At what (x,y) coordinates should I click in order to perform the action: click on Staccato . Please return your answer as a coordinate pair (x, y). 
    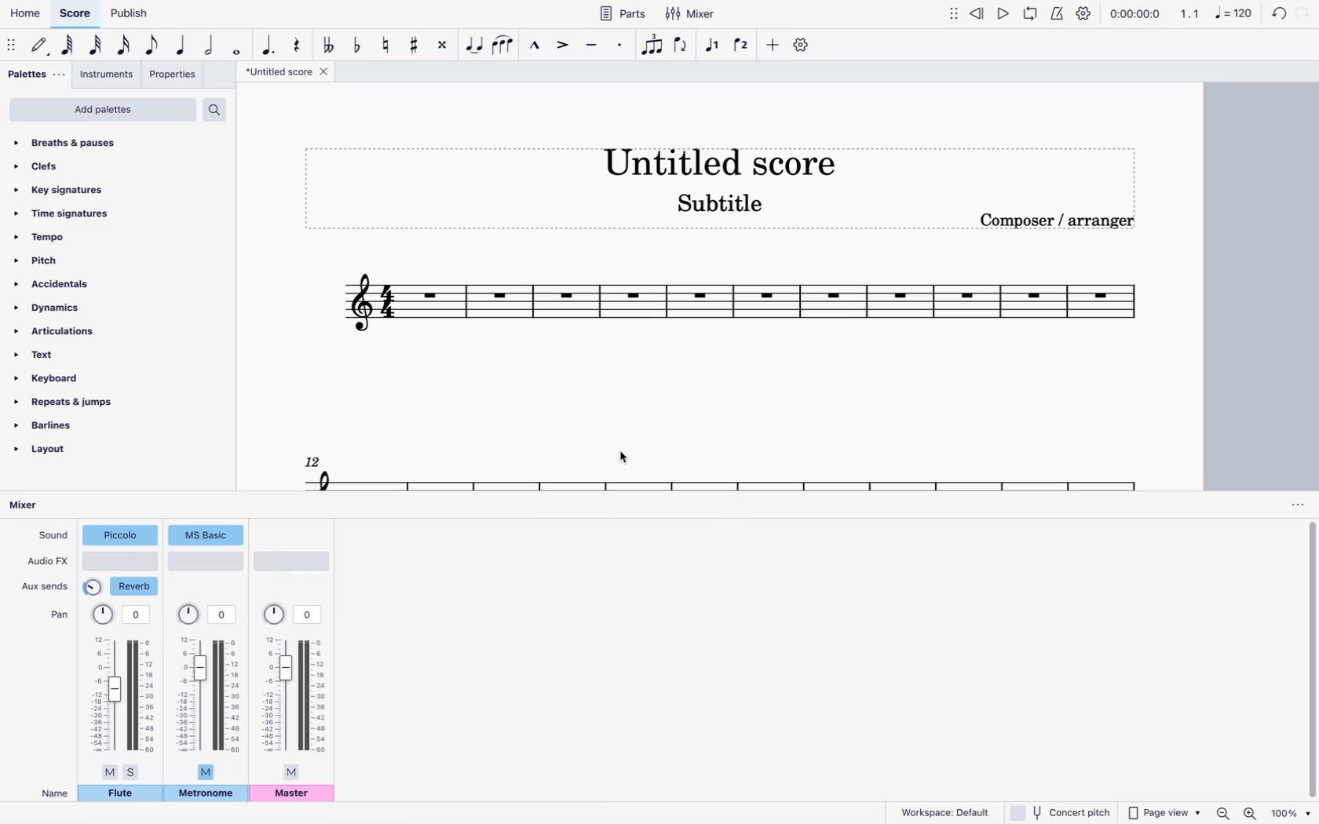
    Looking at the image, I should click on (622, 43).